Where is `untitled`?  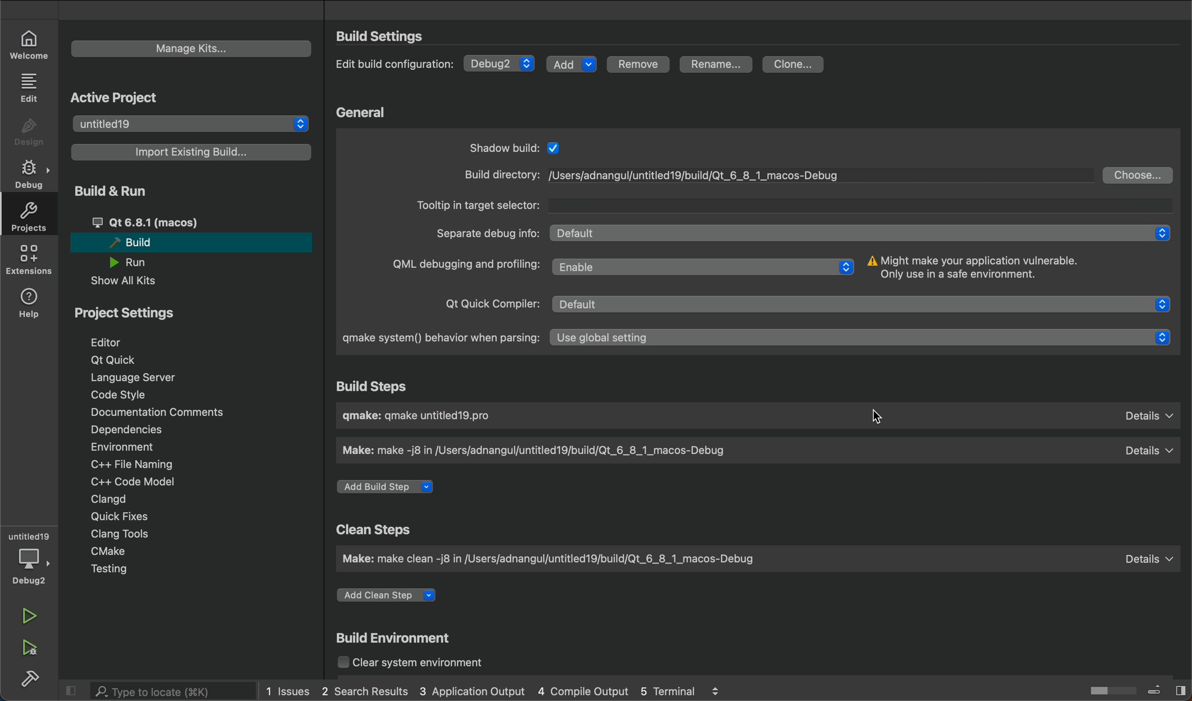
untitled is located at coordinates (190, 124).